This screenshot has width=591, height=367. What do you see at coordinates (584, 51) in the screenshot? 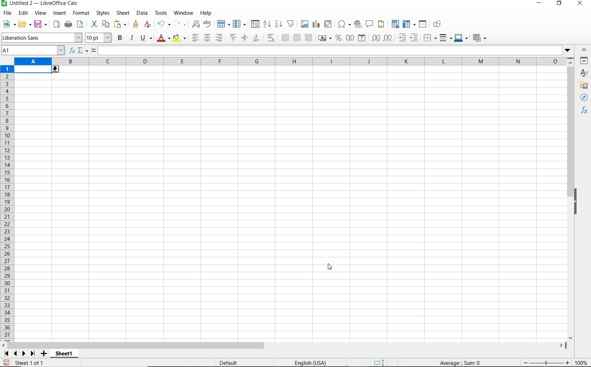
I see `sidebar settings` at bounding box center [584, 51].